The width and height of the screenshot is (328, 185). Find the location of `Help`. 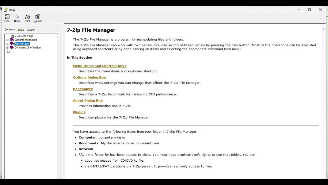

Help is located at coordinates (12, 10).